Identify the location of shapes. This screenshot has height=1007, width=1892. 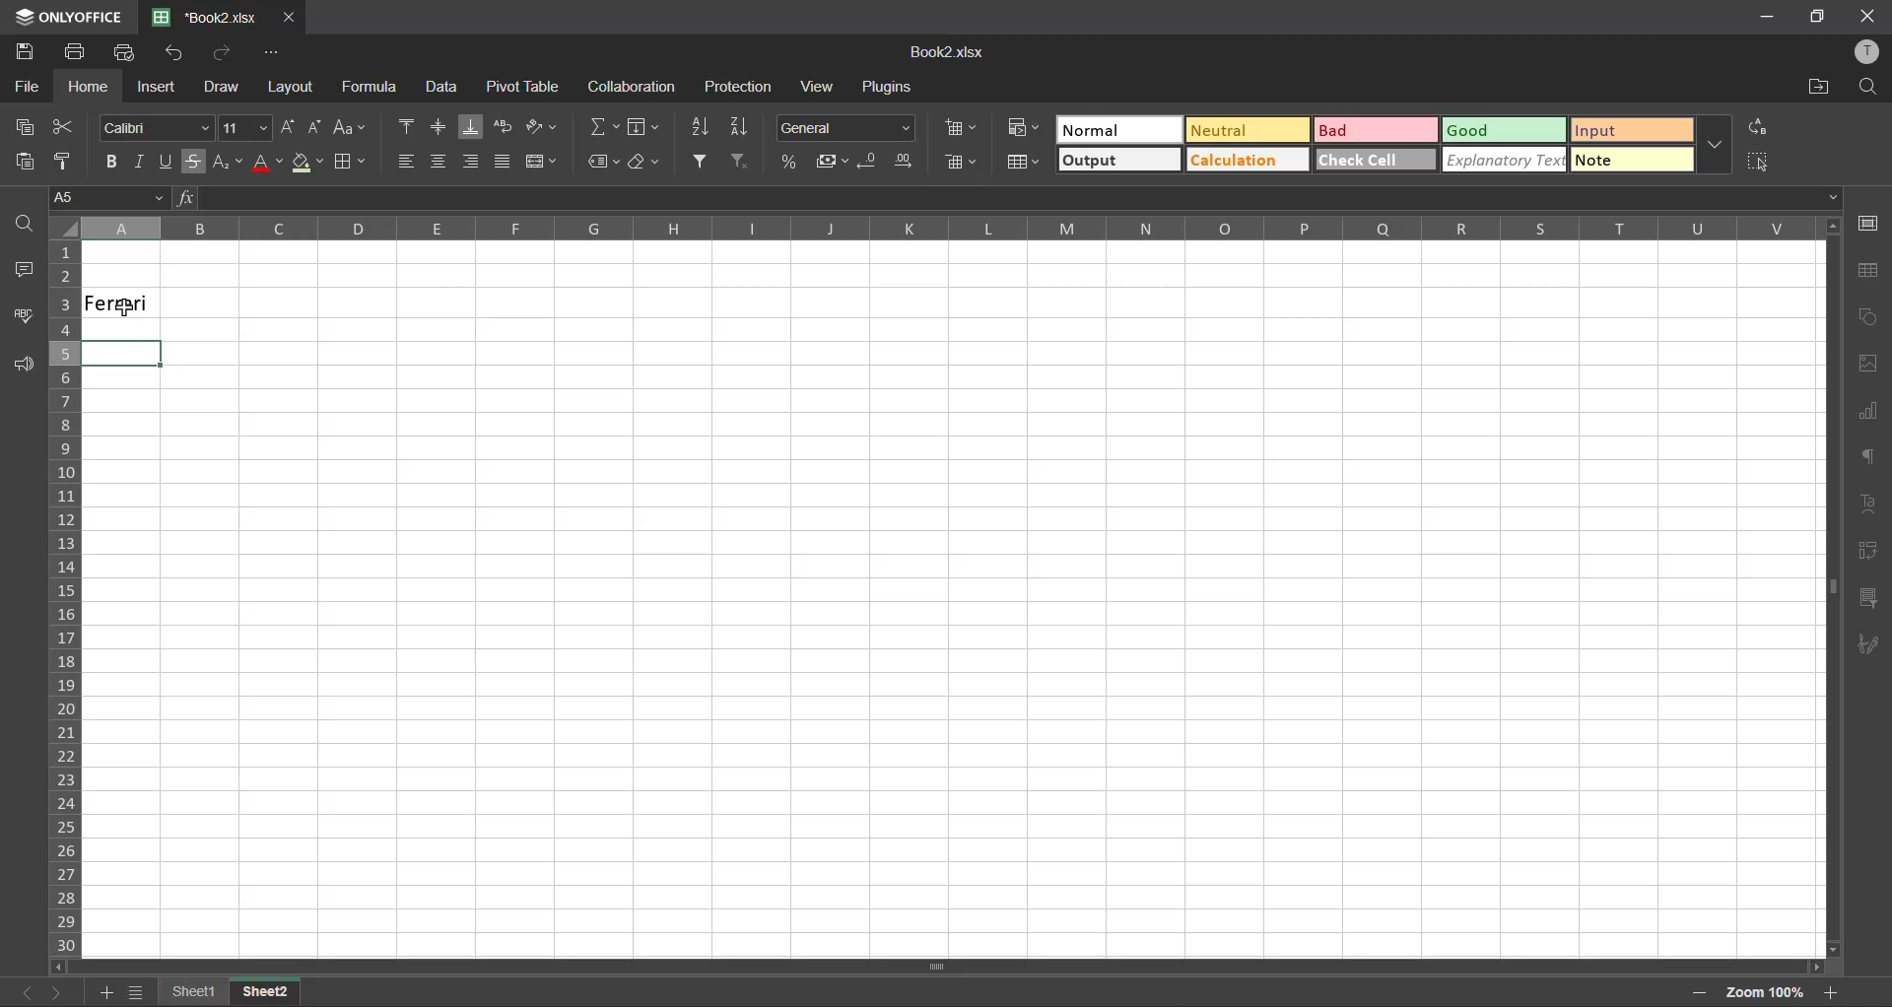
(1870, 320).